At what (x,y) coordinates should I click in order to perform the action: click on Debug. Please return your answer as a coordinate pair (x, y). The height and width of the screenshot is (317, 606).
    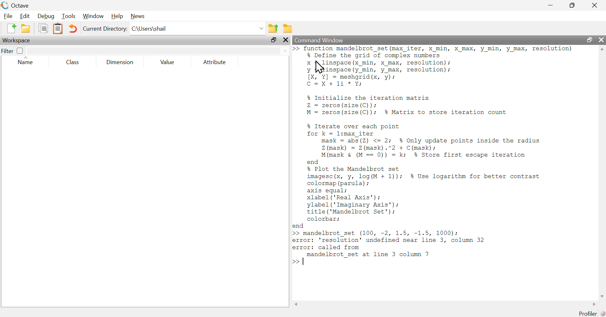
    Looking at the image, I should click on (45, 16).